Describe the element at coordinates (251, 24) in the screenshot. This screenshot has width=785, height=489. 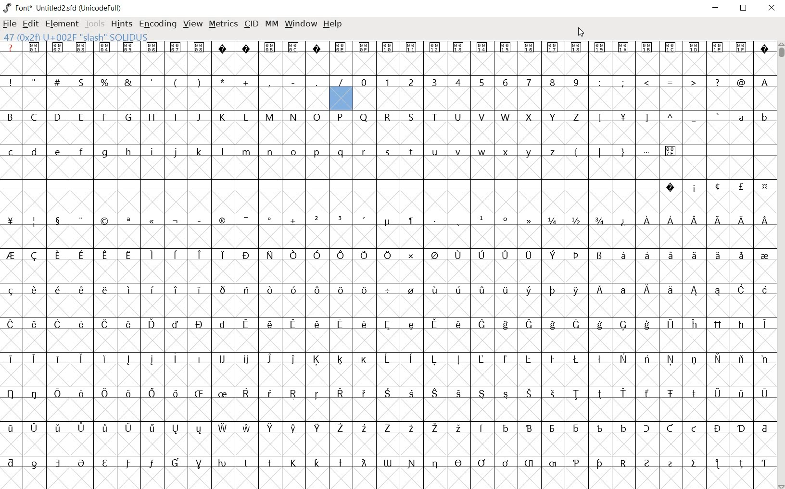
I see `CID` at that location.